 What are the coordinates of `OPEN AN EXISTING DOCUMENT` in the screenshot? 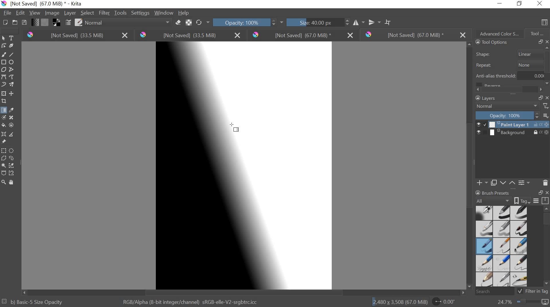 It's located at (14, 23).